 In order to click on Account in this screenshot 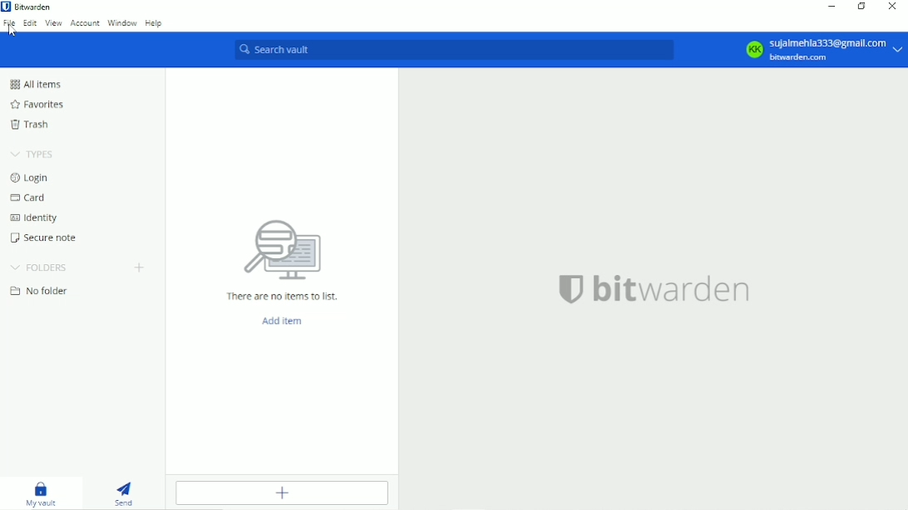, I will do `click(86, 24)`.